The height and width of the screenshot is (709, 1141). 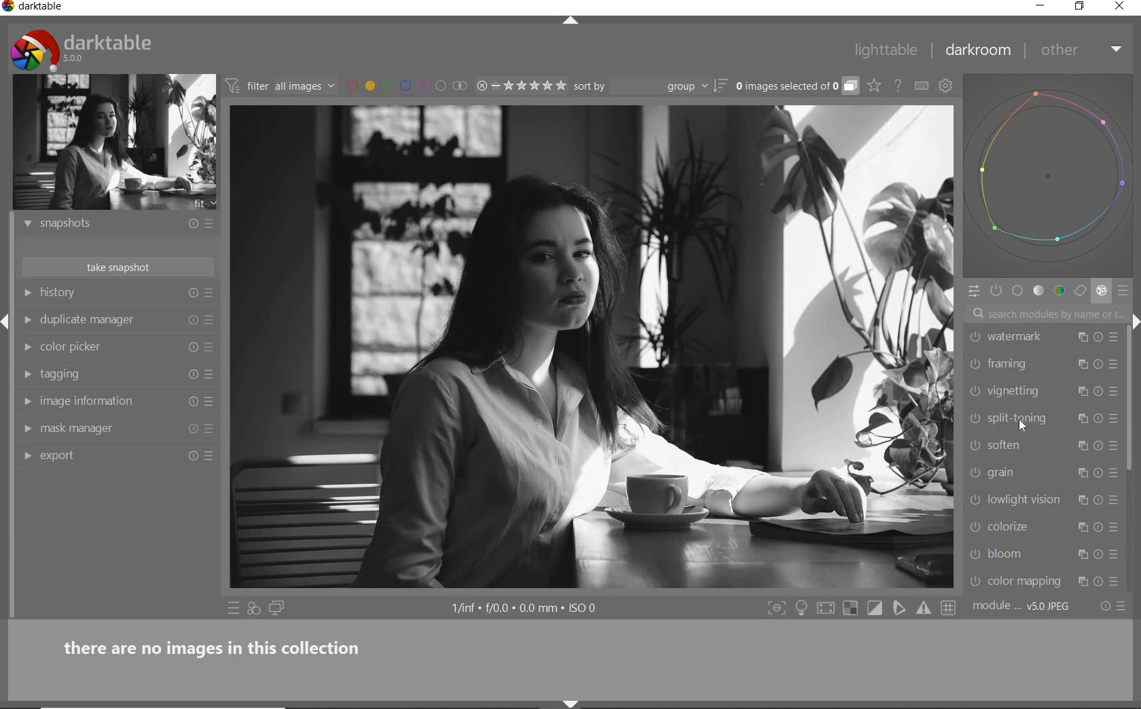 I want to click on expand grouped images, so click(x=796, y=87).